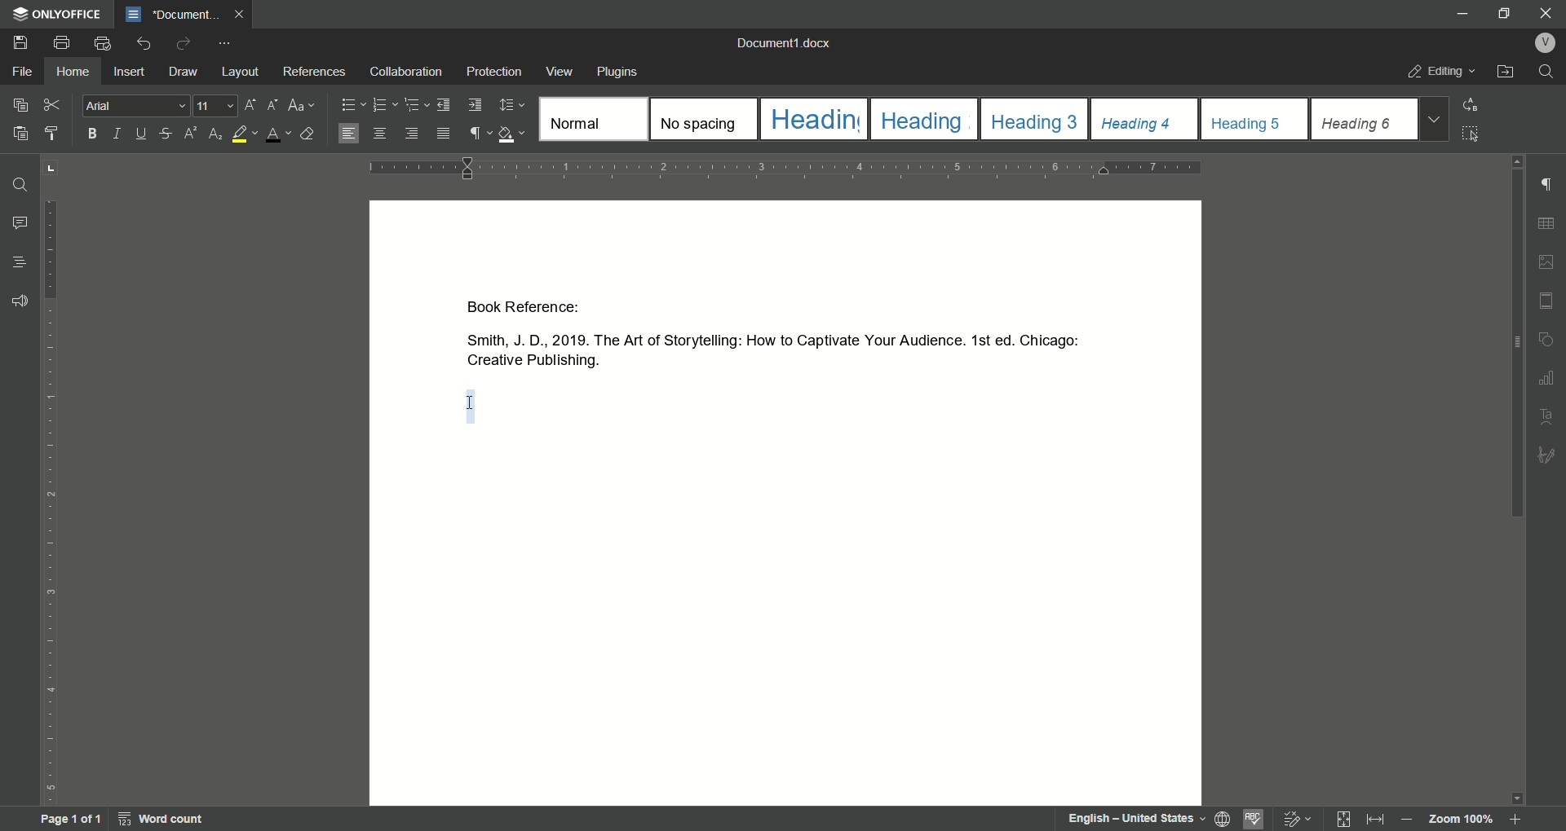  I want to click on headings, so click(703, 119).